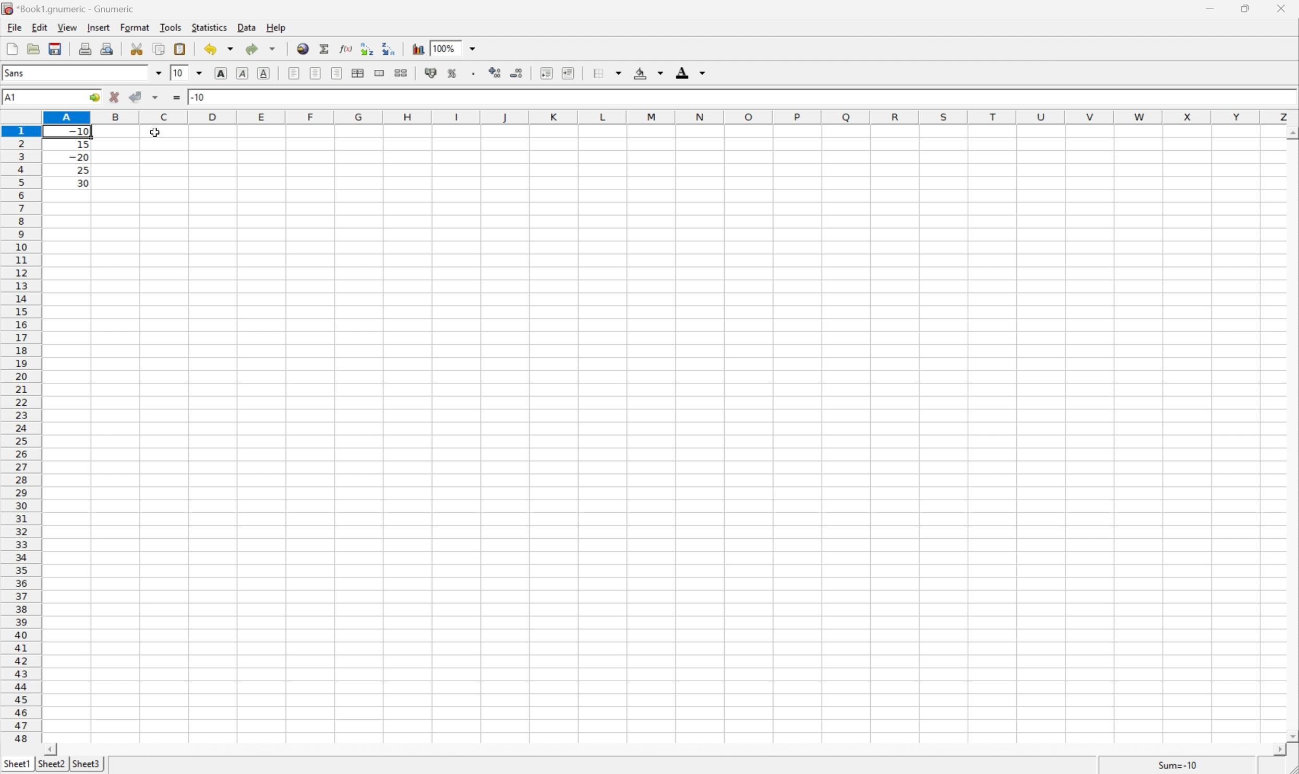  I want to click on Insert, so click(99, 28).